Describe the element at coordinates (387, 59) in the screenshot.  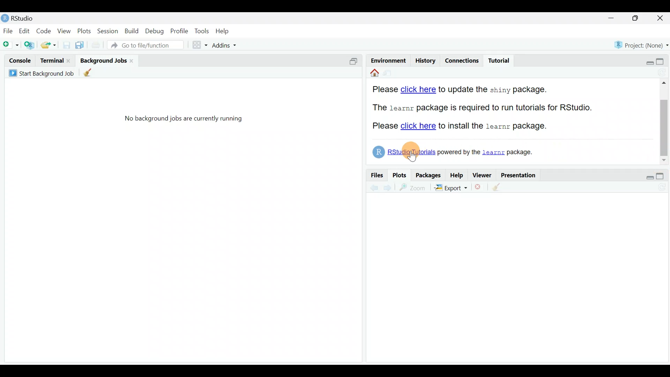
I see `Environment` at that location.